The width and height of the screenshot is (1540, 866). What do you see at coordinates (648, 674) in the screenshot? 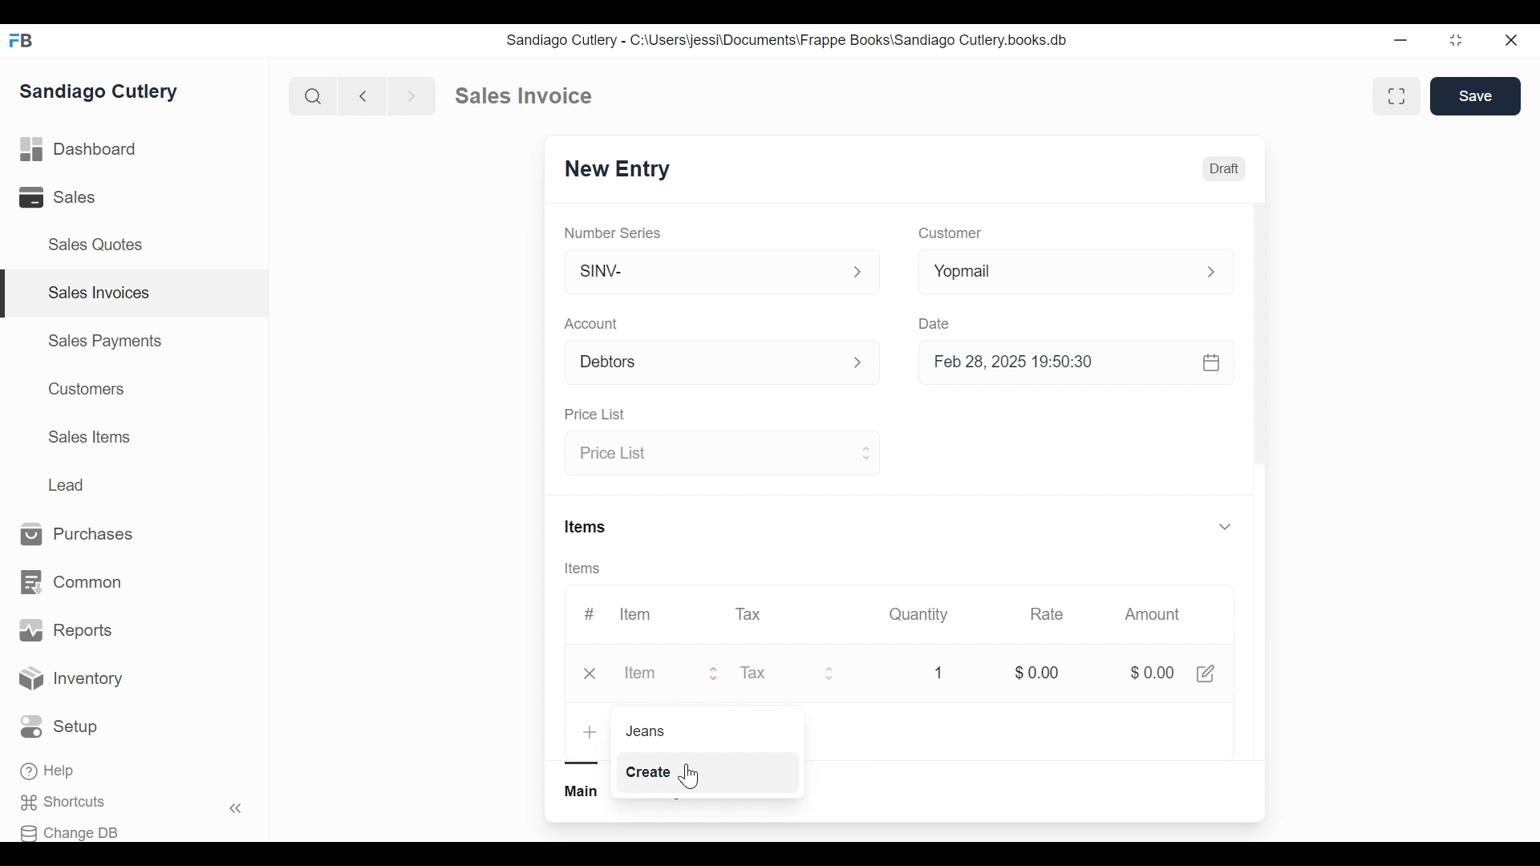
I see `Item ` at bounding box center [648, 674].